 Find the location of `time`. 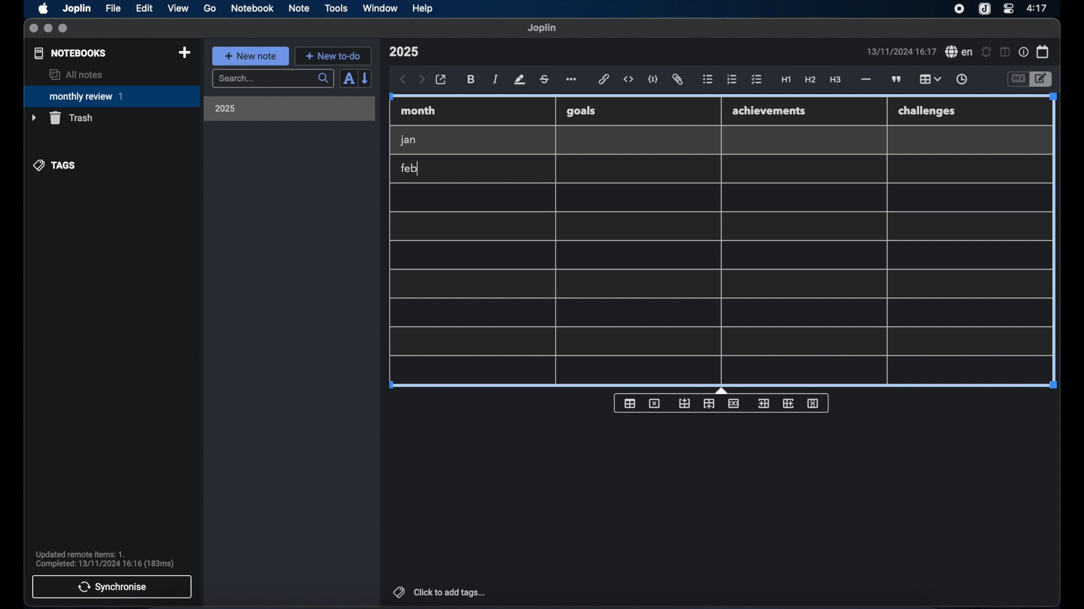

time is located at coordinates (1038, 8).